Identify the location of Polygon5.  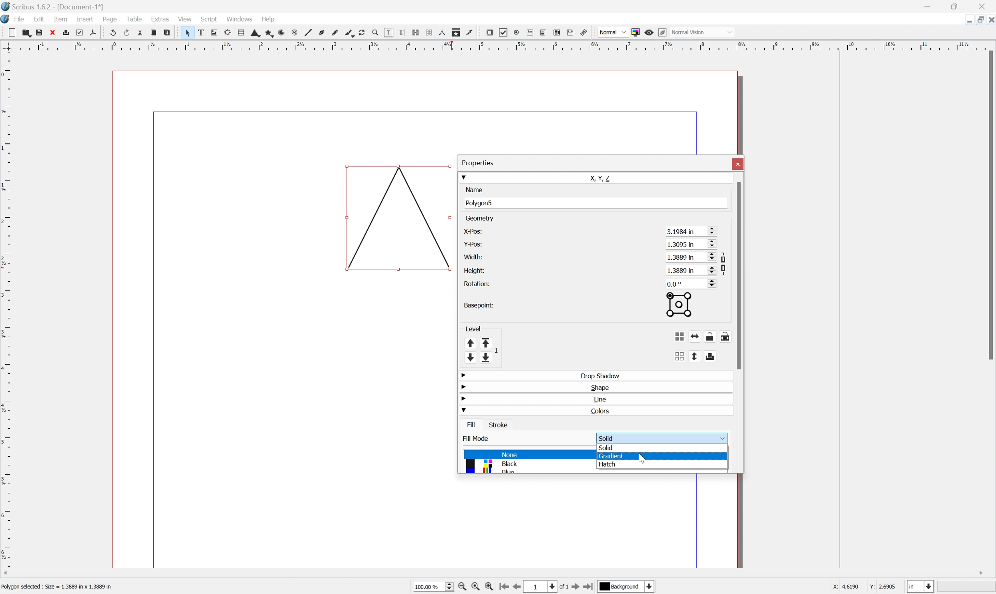
(481, 203).